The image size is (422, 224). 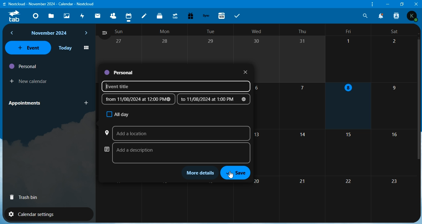 What do you see at coordinates (82, 16) in the screenshot?
I see `activity` at bounding box center [82, 16].